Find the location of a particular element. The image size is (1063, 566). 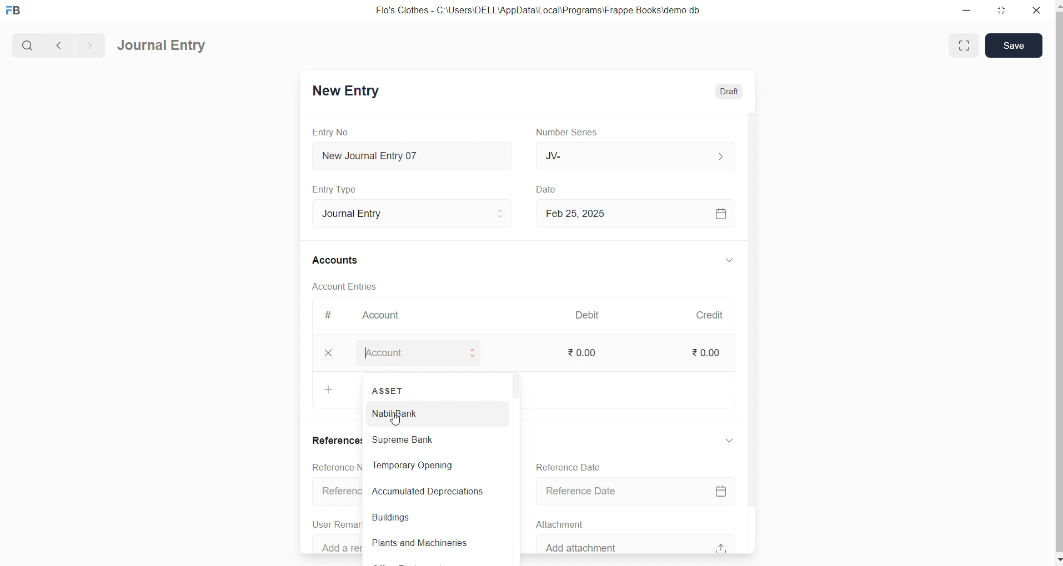

Journal Entry is located at coordinates (409, 212).